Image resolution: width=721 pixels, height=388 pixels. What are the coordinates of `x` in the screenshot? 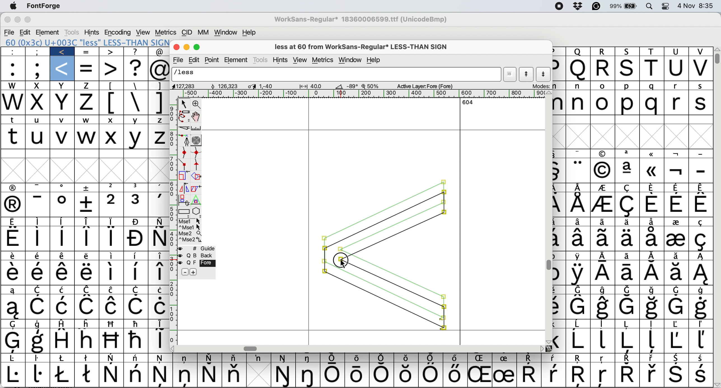 It's located at (64, 103).